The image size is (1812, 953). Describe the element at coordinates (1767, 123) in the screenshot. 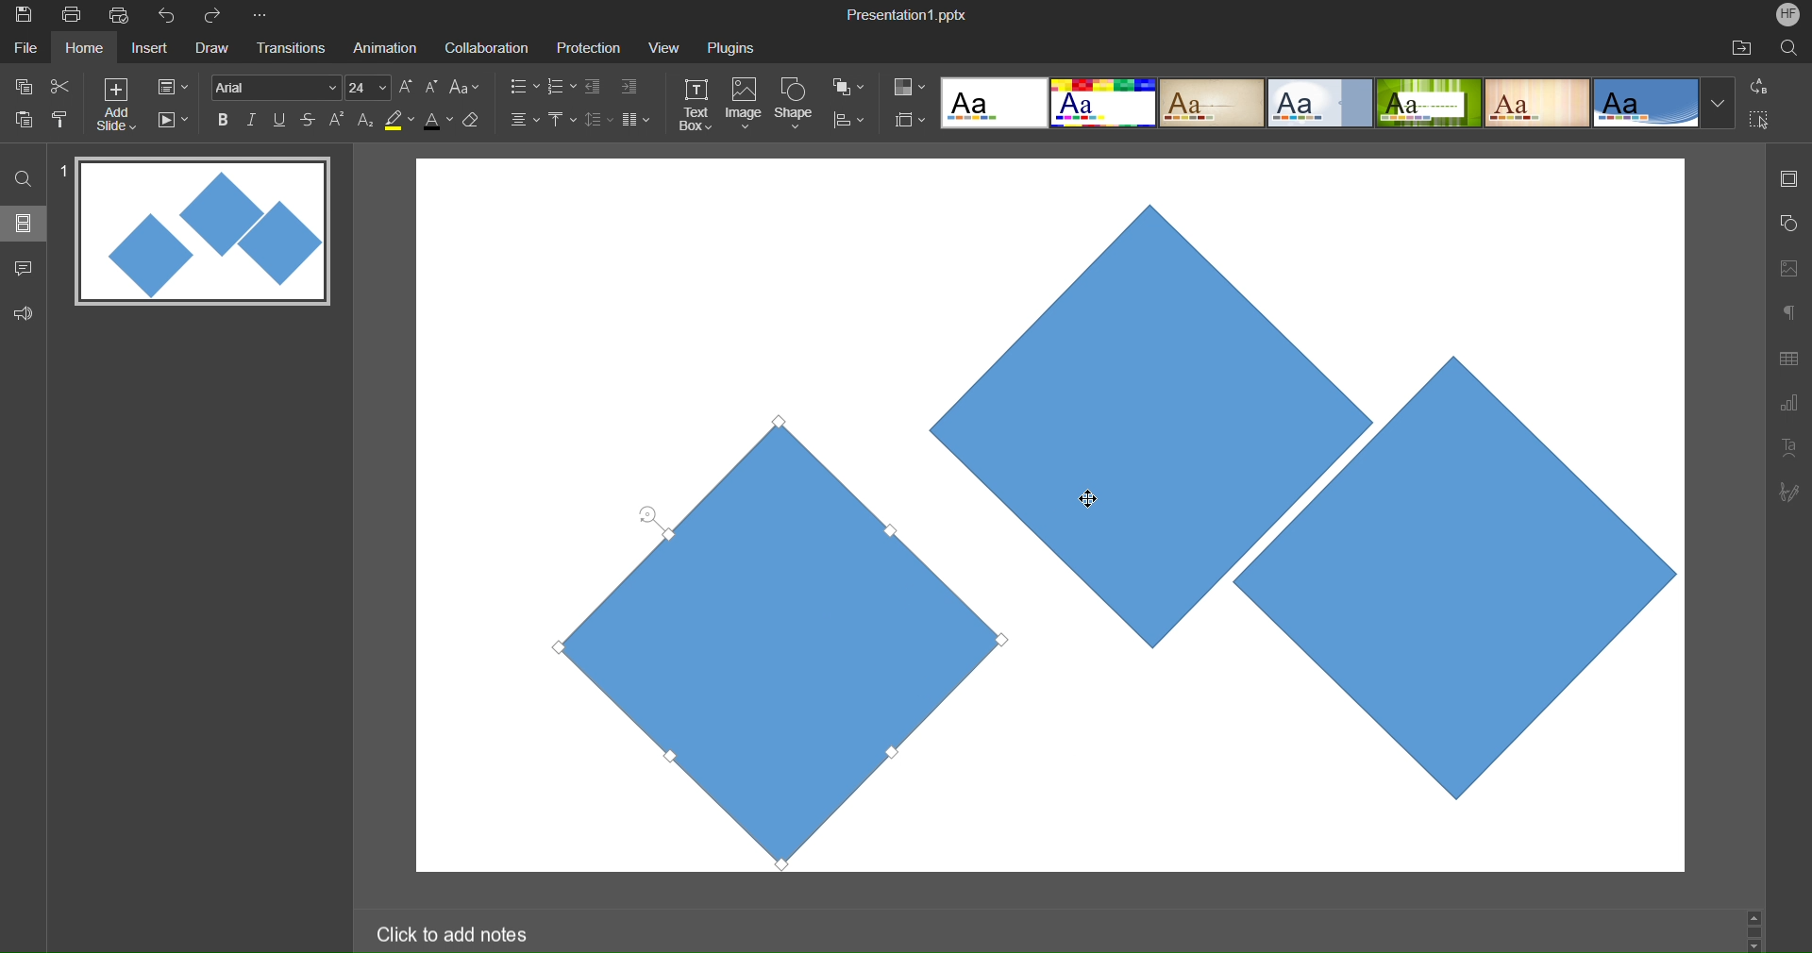

I see `select` at that location.